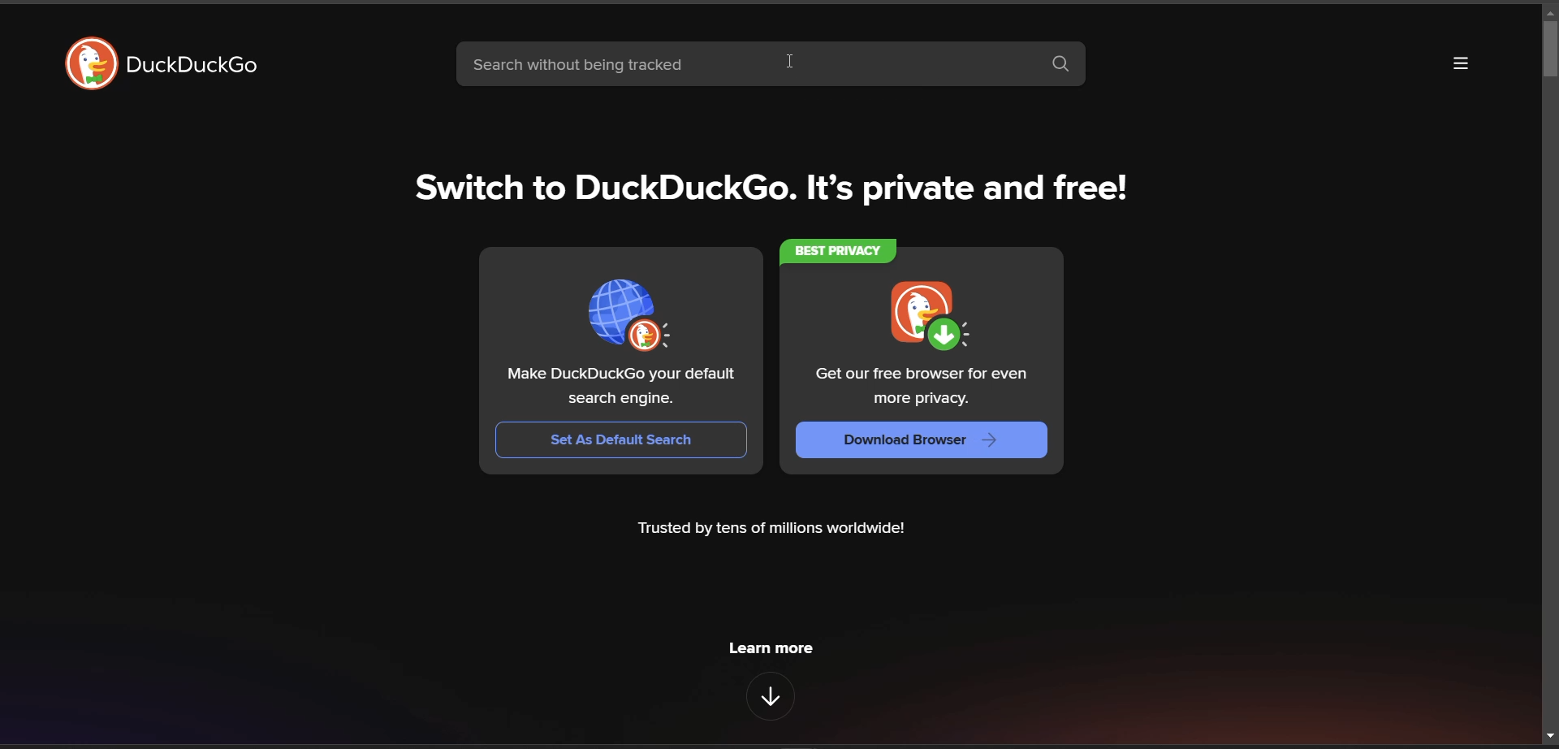 Image resolution: width=1559 pixels, height=749 pixels. Describe the element at coordinates (775, 193) in the screenshot. I see `tag line` at that location.